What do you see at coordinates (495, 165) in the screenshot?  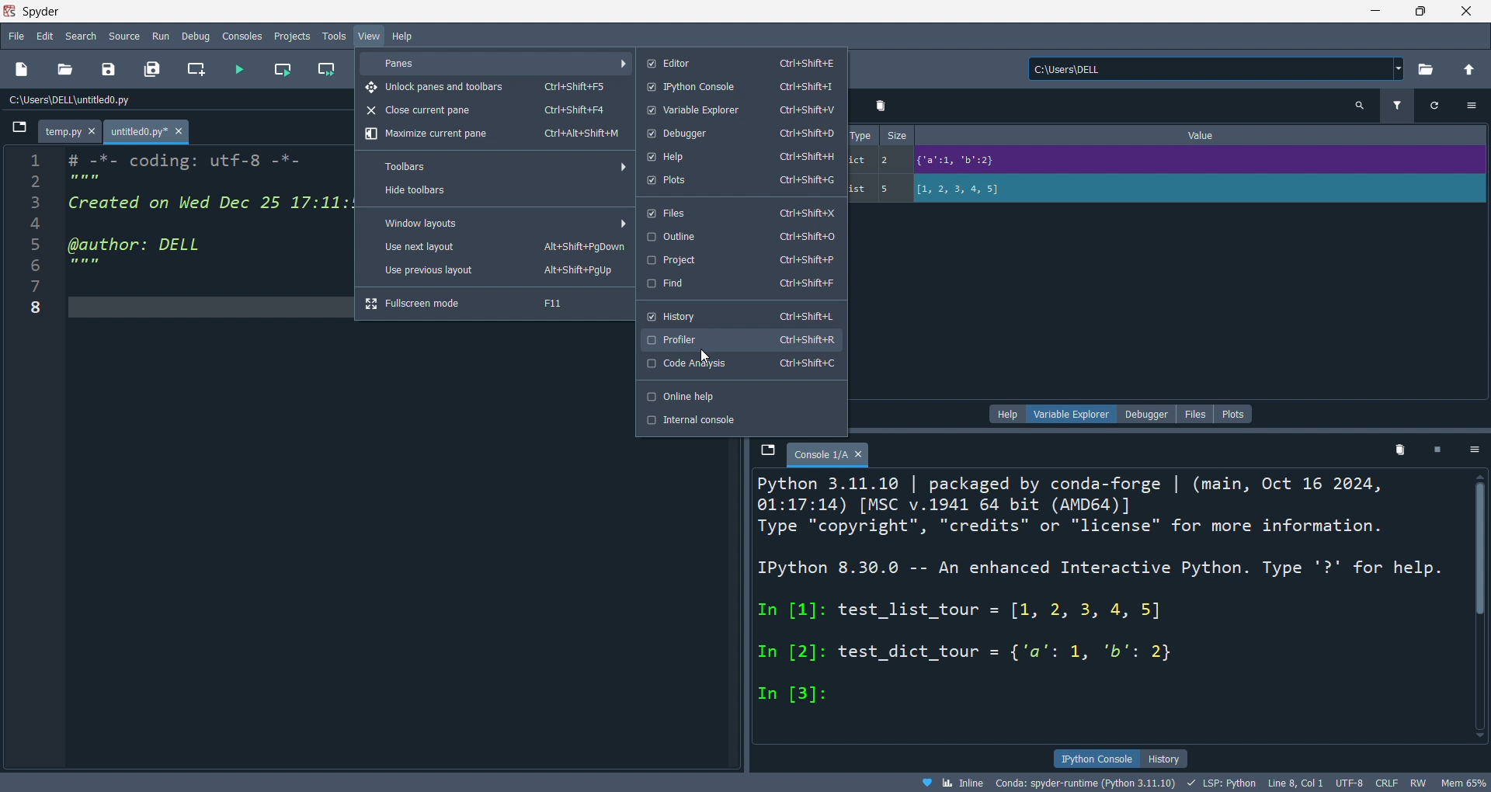 I see `toolbars` at bounding box center [495, 165].